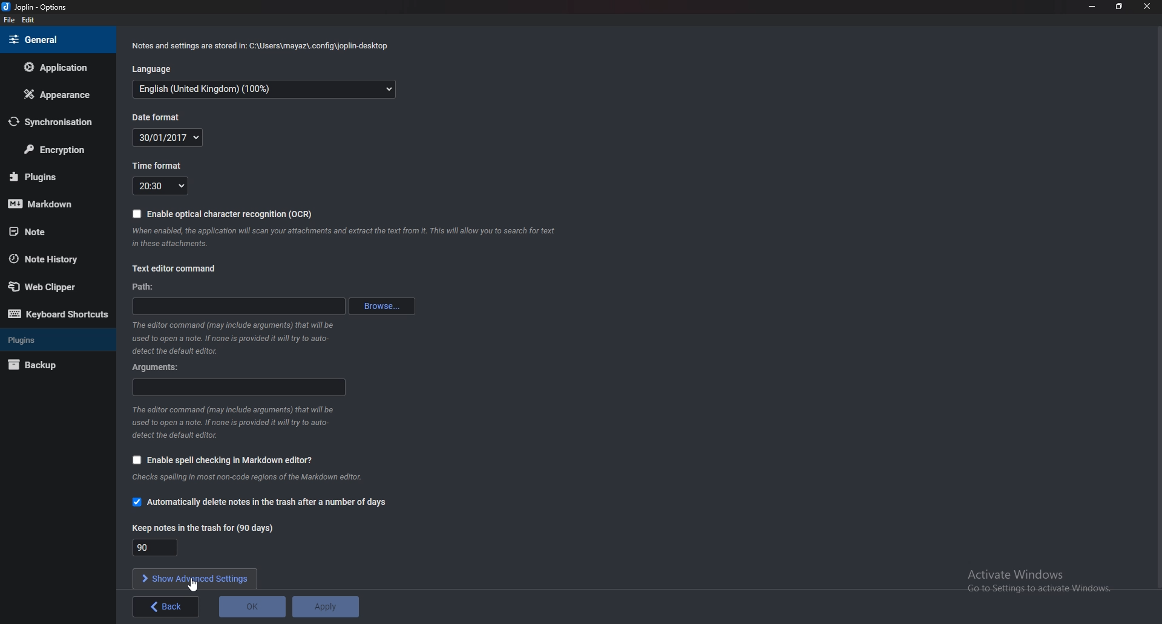  What do you see at coordinates (232, 338) in the screenshot?
I see `Info on editor command` at bounding box center [232, 338].